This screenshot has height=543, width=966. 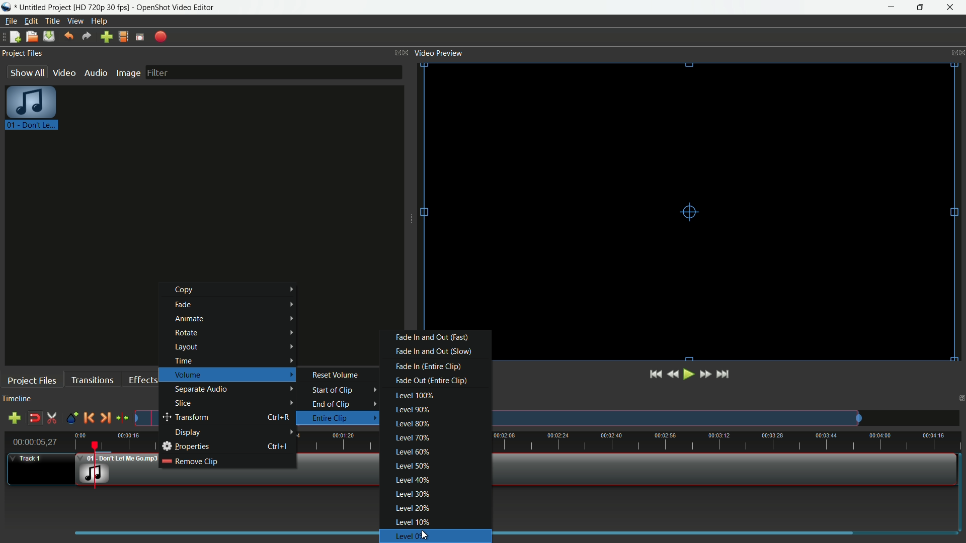 I want to click on profile, so click(x=102, y=7).